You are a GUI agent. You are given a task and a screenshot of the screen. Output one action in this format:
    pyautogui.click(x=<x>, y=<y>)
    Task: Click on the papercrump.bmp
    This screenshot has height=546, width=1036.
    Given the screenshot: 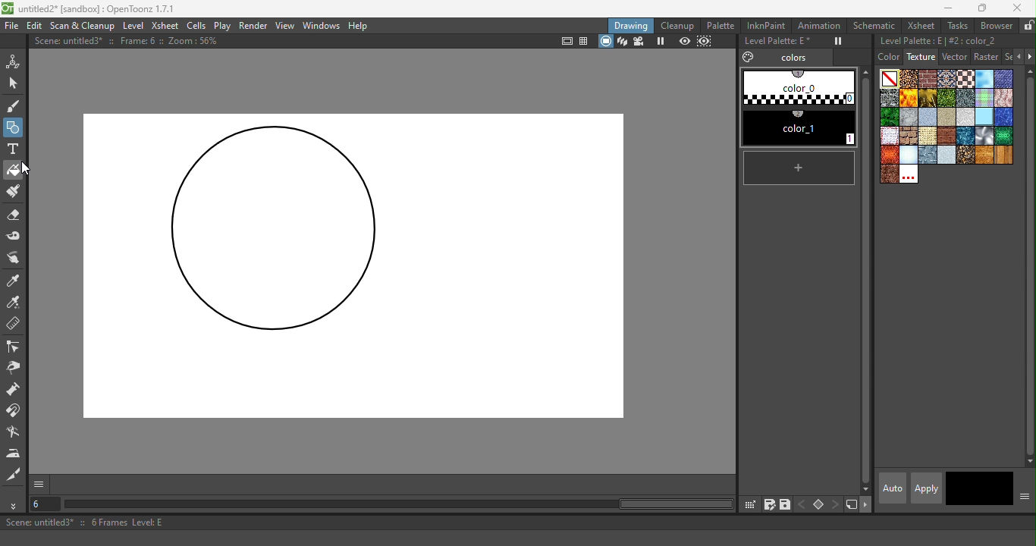 What is the action you would take?
    pyautogui.click(x=965, y=116)
    